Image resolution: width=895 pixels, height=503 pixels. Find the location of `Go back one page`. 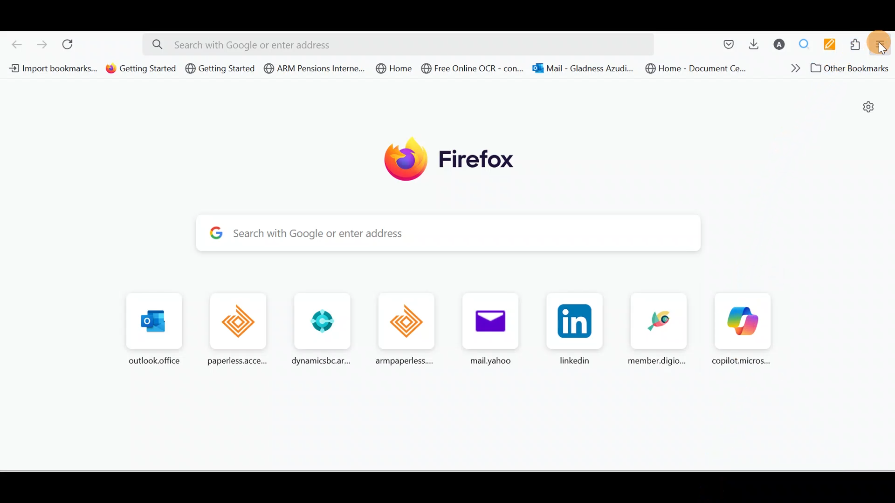

Go back one page is located at coordinates (16, 43).